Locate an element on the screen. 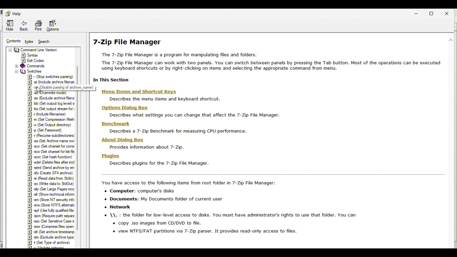 The height and width of the screenshot is (257, 457). | In This Section is located at coordinates (109, 80).